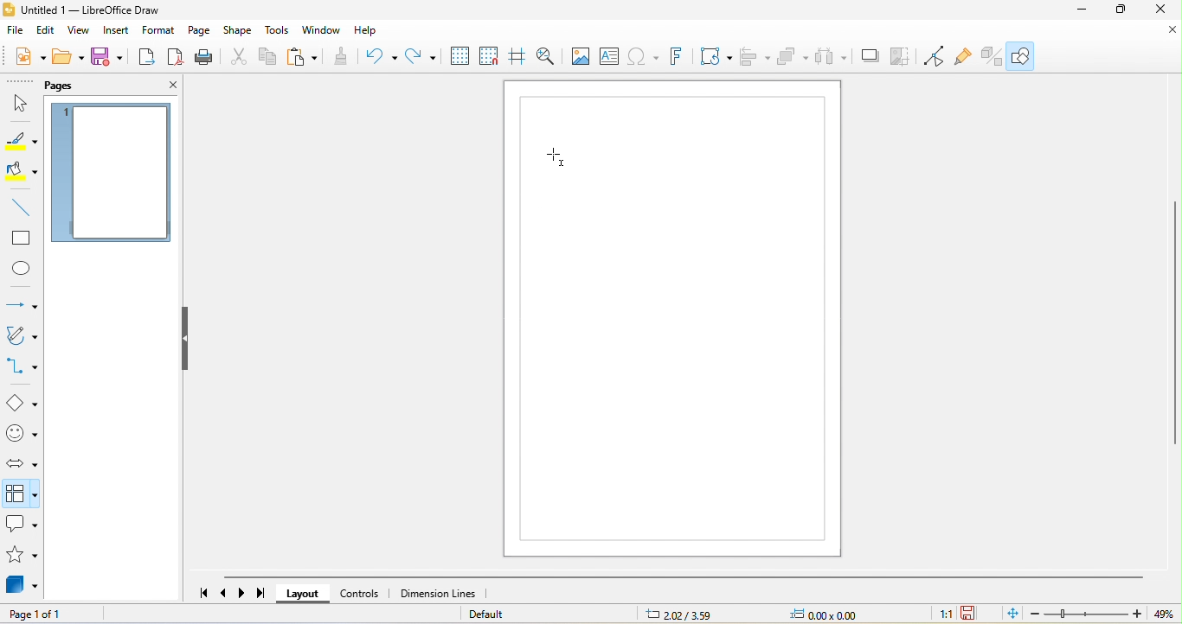  What do you see at coordinates (461, 57) in the screenshot?
I see `display grid` at bounding box center [461, 57].